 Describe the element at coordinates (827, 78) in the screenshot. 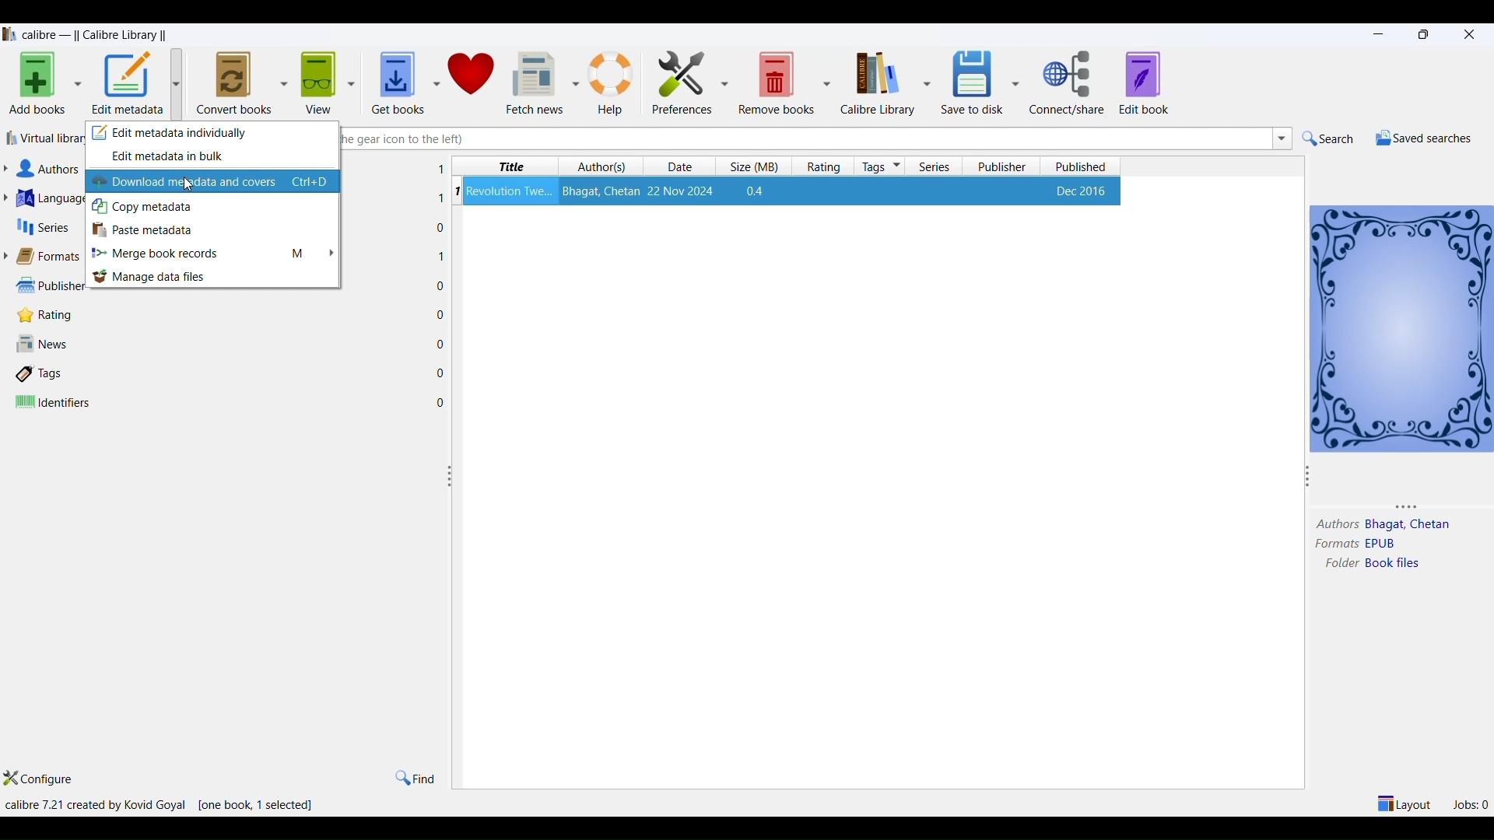

I see `remove books options dropdown button` at that location.